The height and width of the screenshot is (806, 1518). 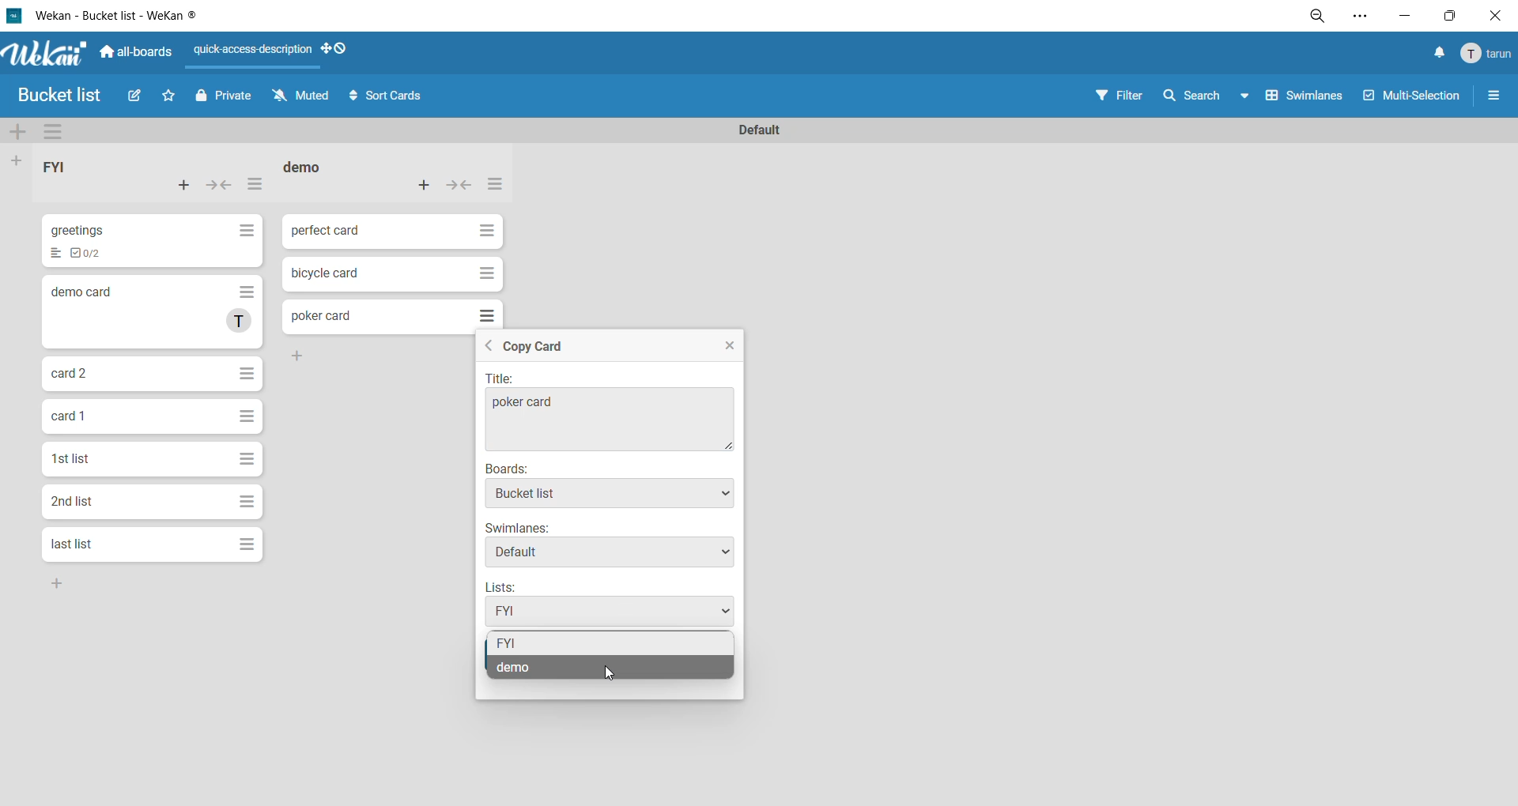 I want to click on menu, so click(x=1483, y=55).